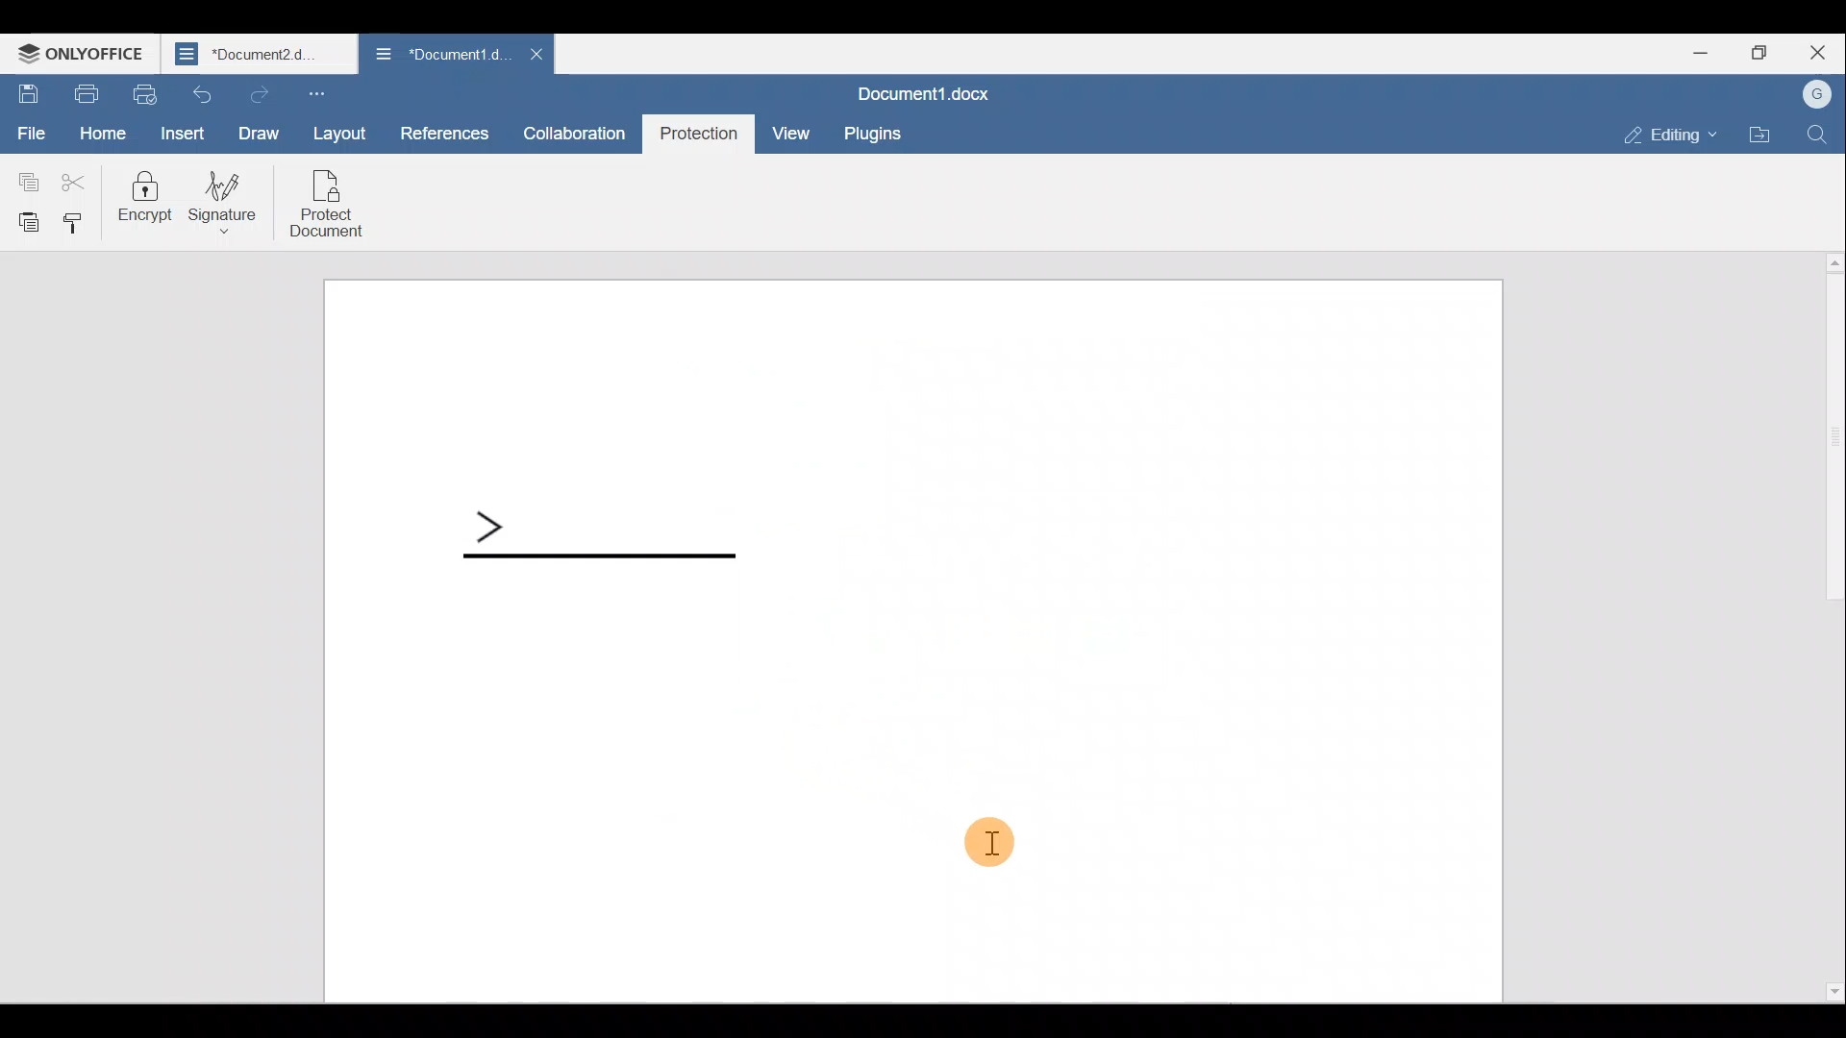 The width and height of the screenshot is (1846, 1038). What do you see at coordinates (76, 178) in the screenshot?
I see `Cut` at bounding box center [76, 178].